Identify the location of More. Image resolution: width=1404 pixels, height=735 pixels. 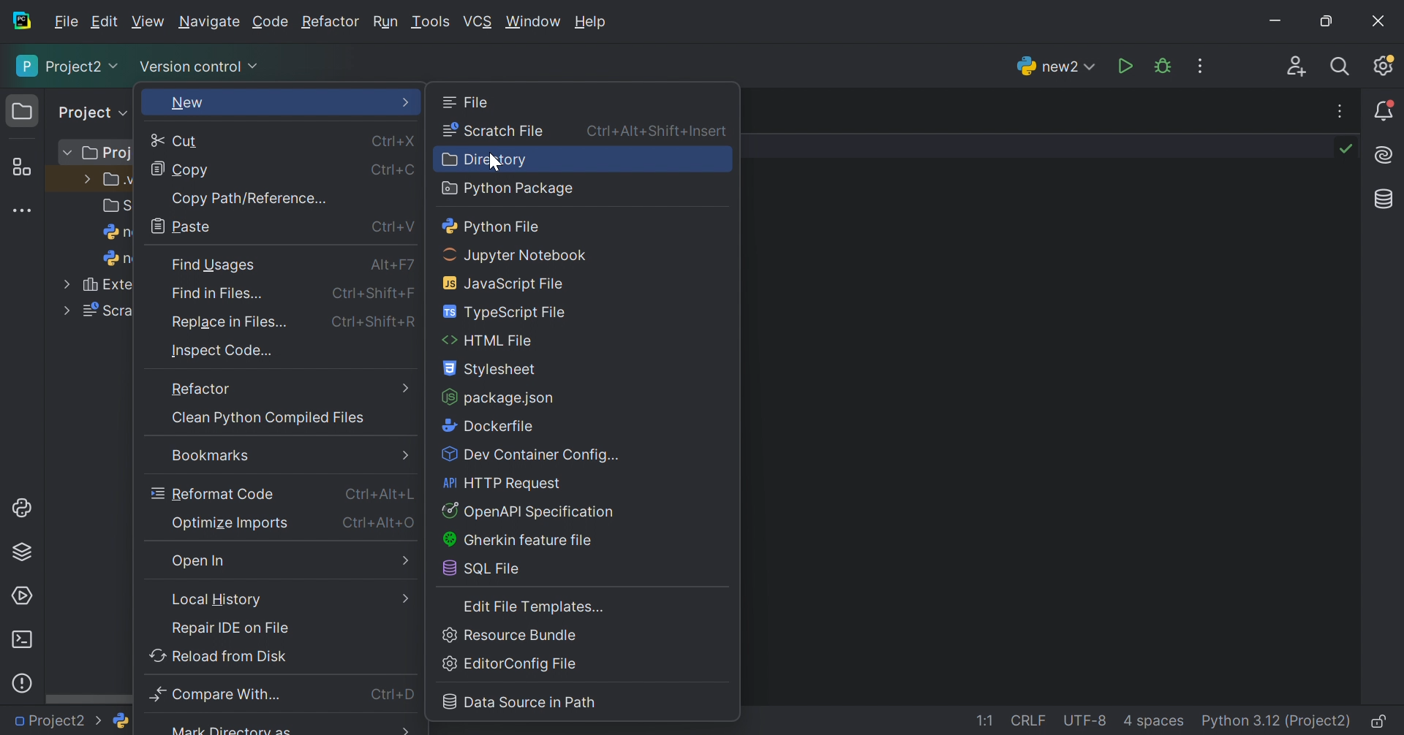
(407, 103).